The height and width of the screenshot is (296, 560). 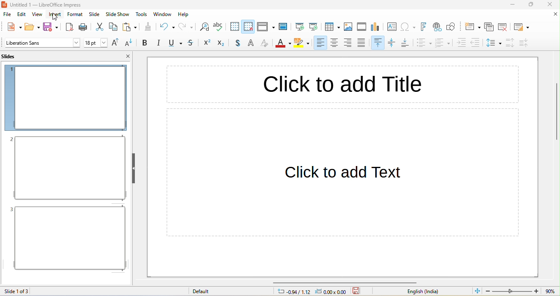 What do you see at coordinates (549, 5) in the screenshot?
I see `close` at bounding box center [549, 5].